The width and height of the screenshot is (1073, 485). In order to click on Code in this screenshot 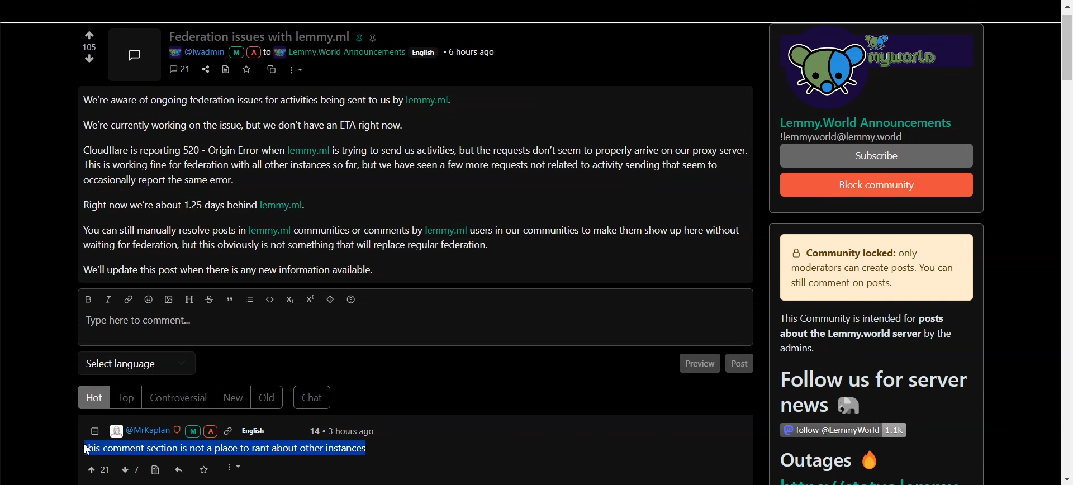, I will do `click(268, 299)`.